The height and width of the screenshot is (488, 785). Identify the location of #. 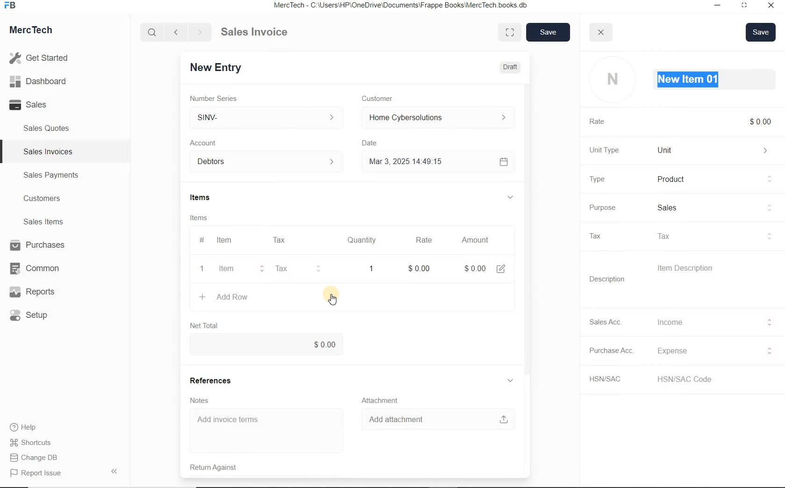
(303, 240).